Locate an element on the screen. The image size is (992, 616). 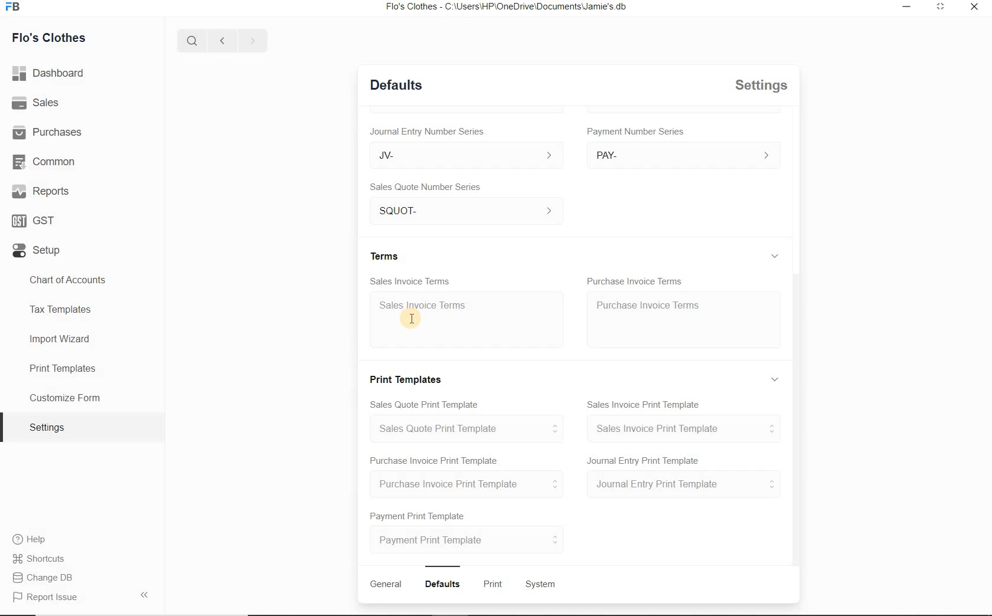
Expand is located at coordinates (777, 379).